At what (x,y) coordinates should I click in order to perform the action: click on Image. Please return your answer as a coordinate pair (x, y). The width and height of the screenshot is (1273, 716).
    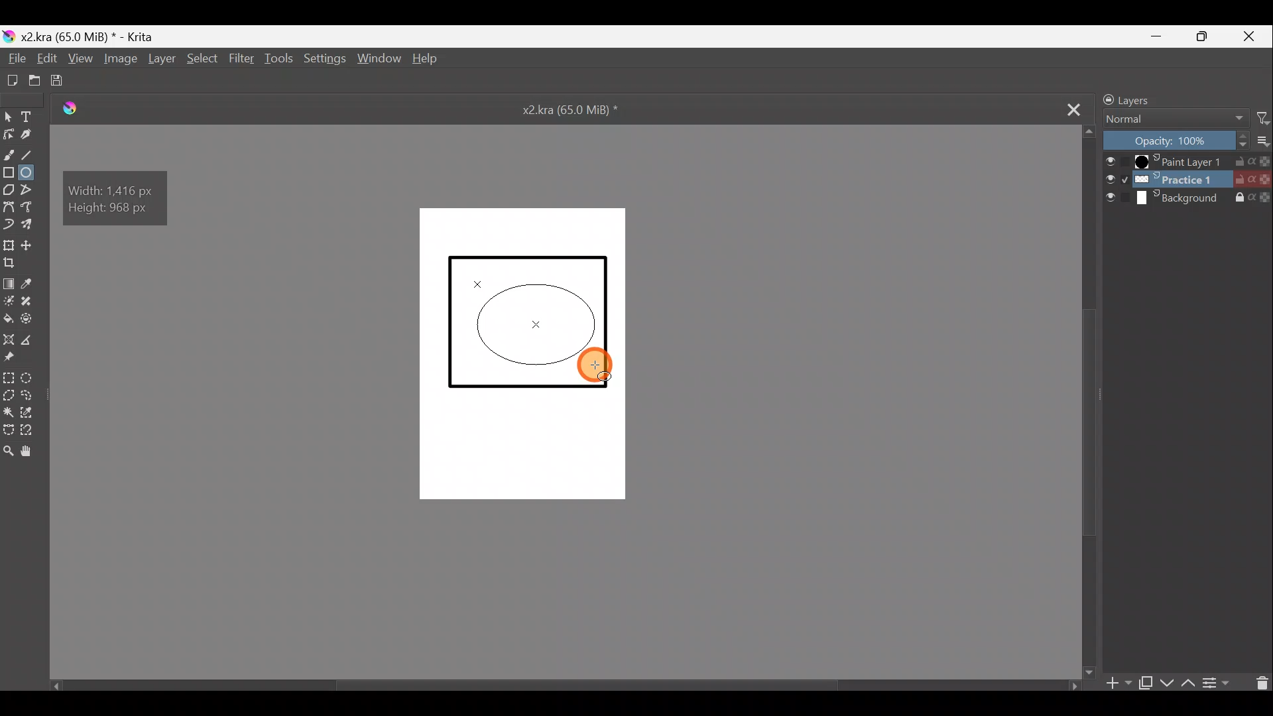
    Looking at the image, I should click on (121, 60).